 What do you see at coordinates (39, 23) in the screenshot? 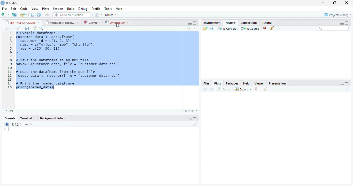
I see `close` at bounding box center [39, 23].